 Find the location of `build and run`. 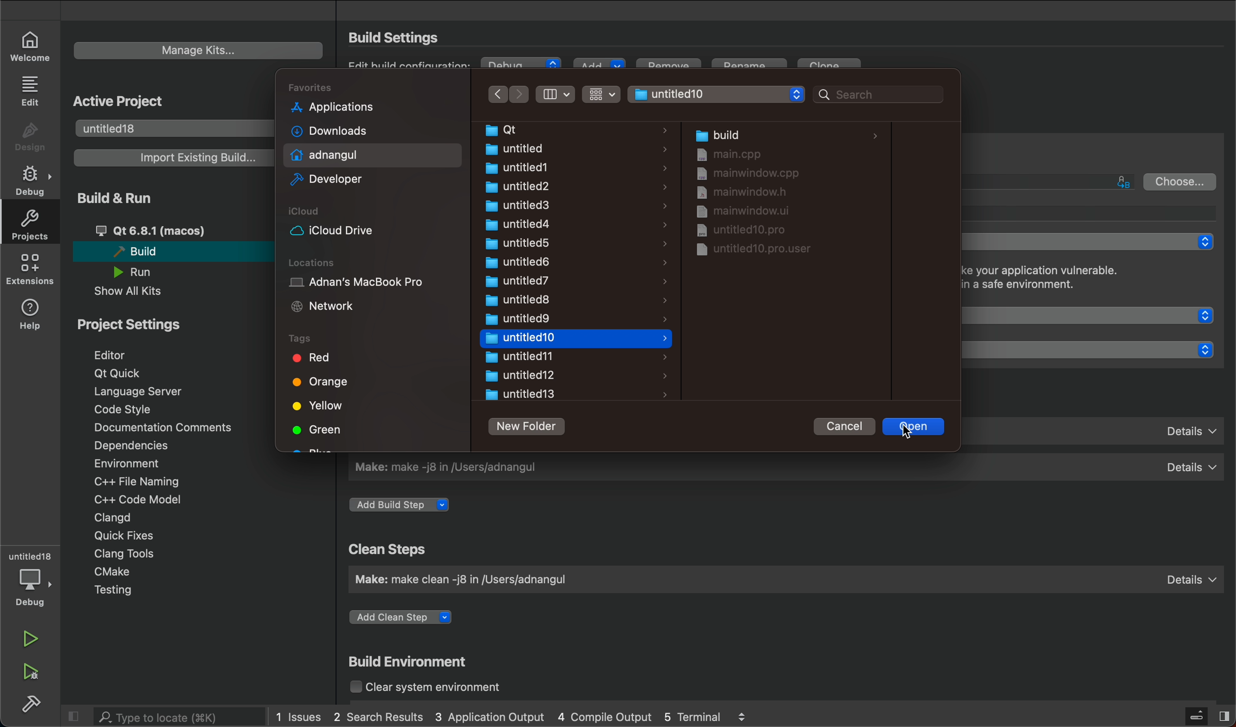

build and run is located at coordinates (119, 199).